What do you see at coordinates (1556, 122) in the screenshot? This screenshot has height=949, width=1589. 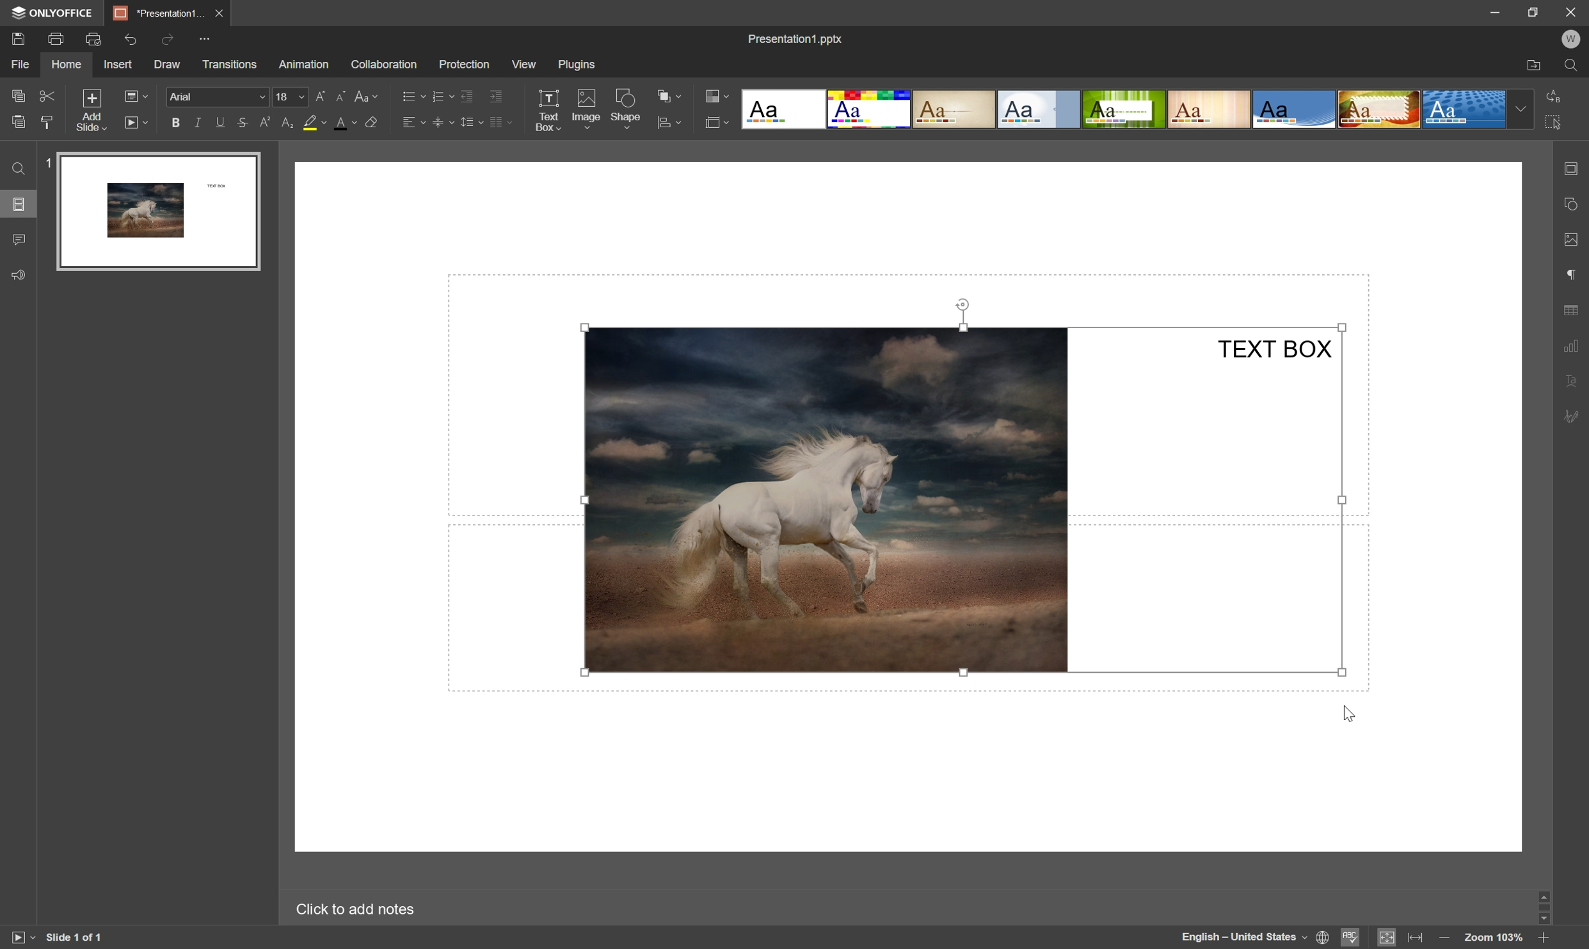 I see `select all` at bounding box center [1556, 122].